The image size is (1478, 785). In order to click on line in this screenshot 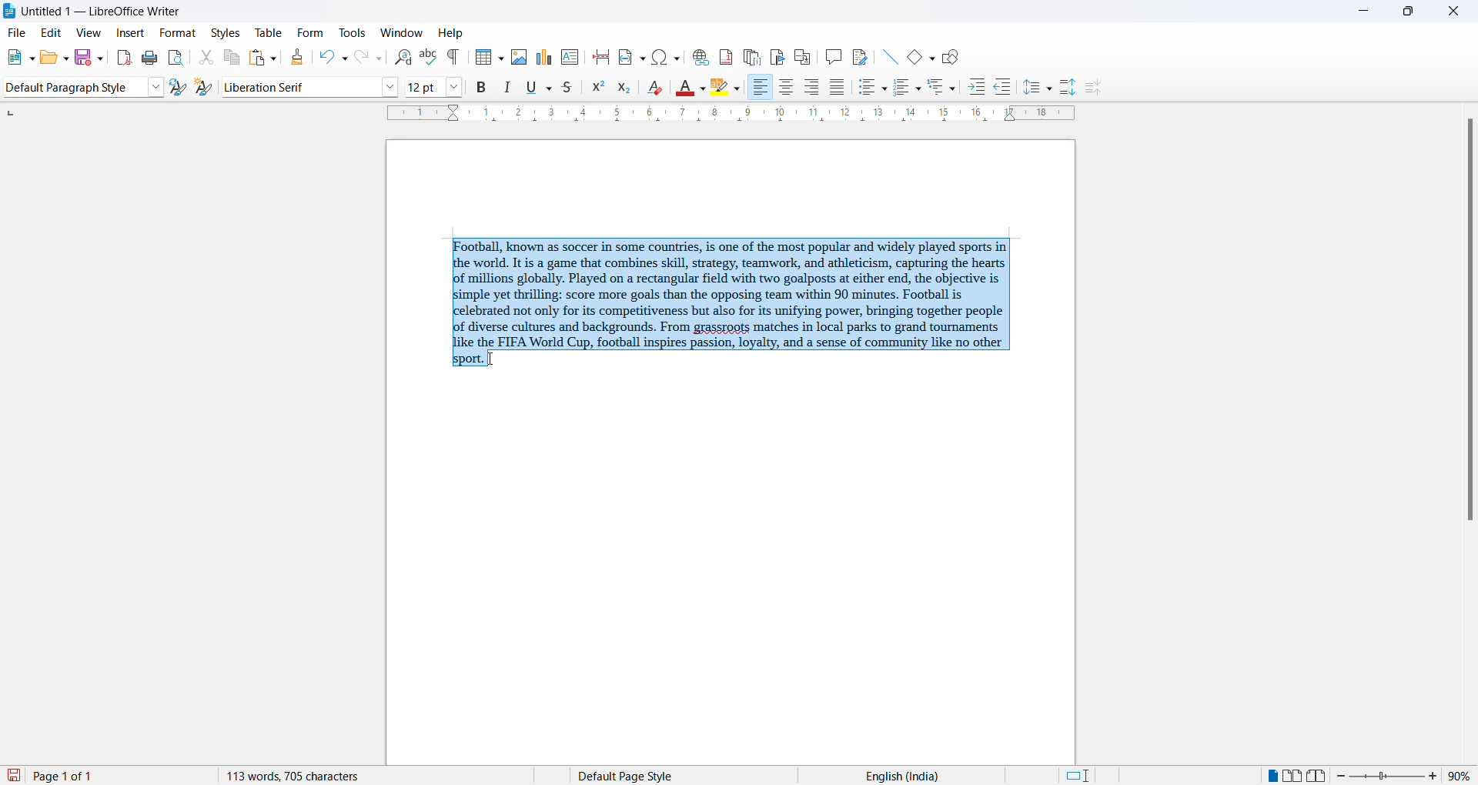, I will do `click(888, 58)`.